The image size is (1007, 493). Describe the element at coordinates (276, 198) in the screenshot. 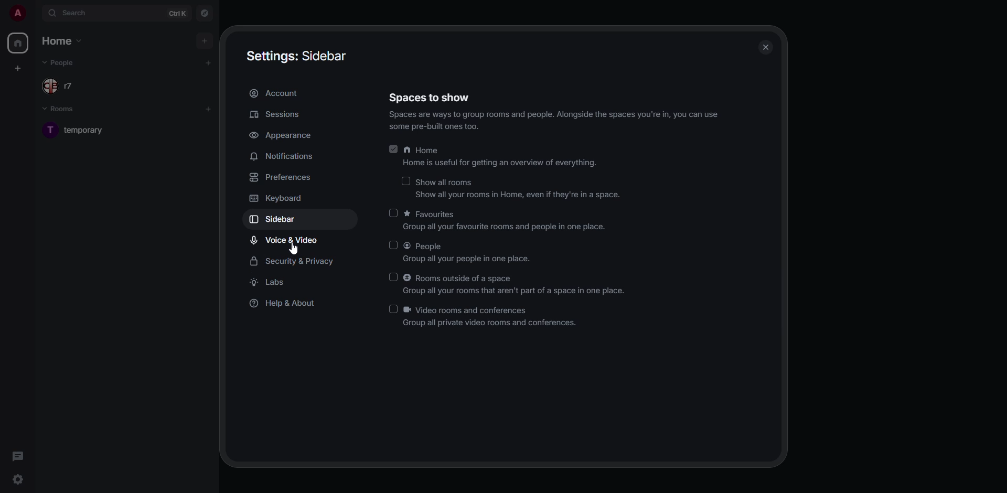

I see `keyboard` at that location.